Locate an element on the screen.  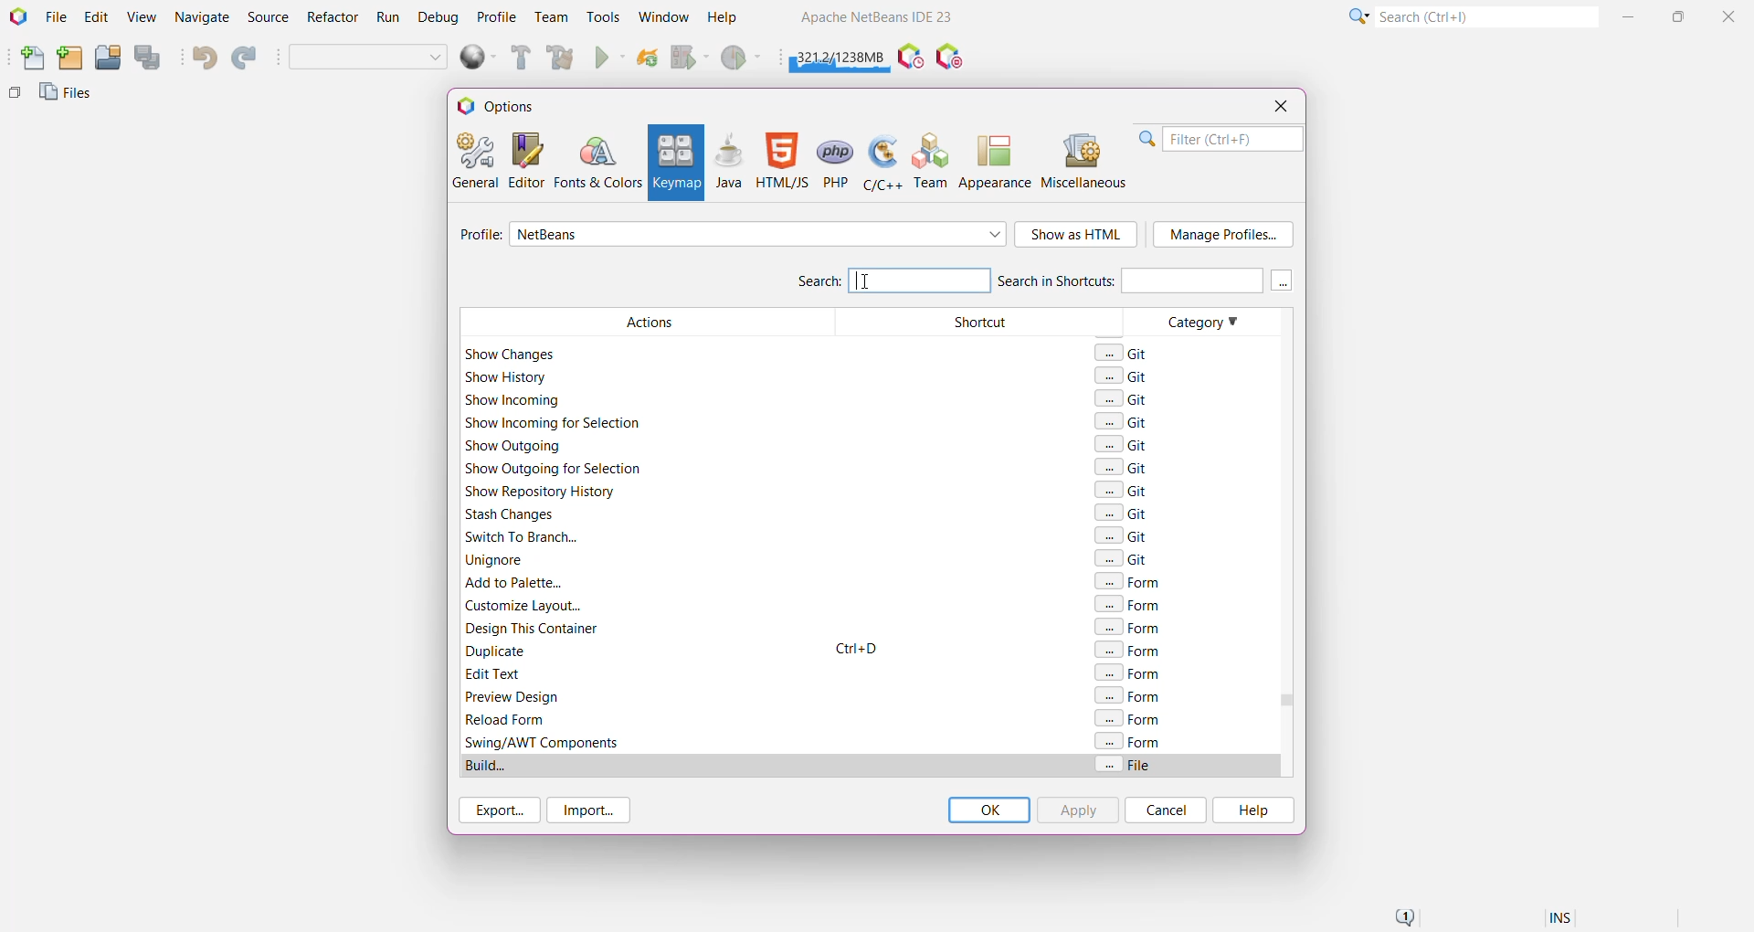
 is located at coordinates (478, 58).